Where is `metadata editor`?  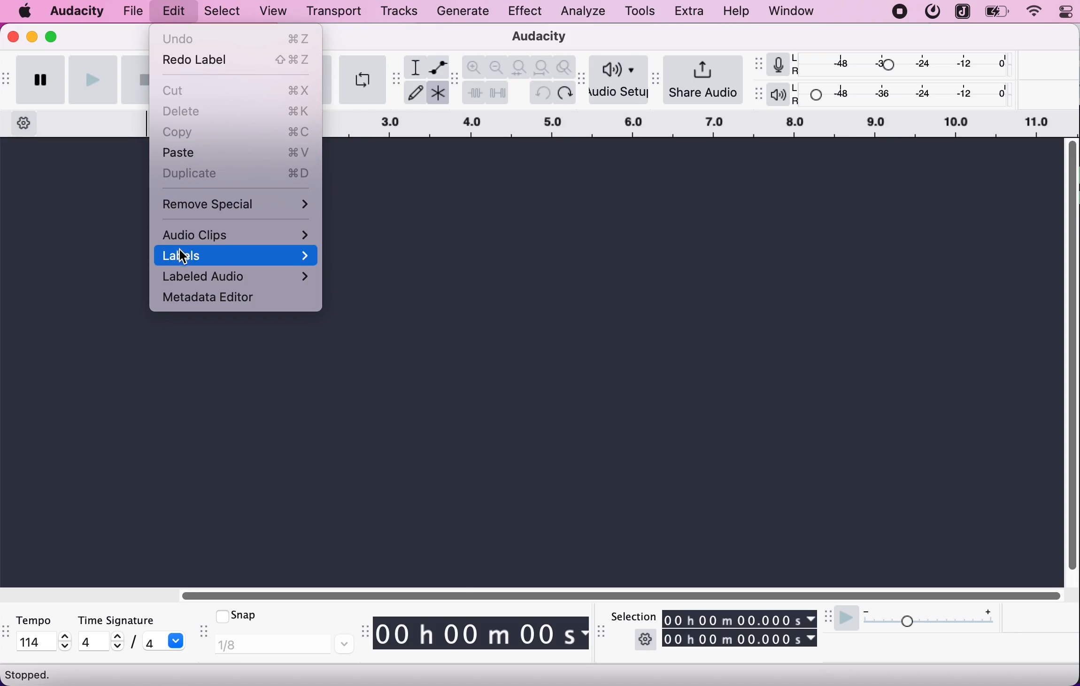
metadata editor is located at coordinates (220, 299).